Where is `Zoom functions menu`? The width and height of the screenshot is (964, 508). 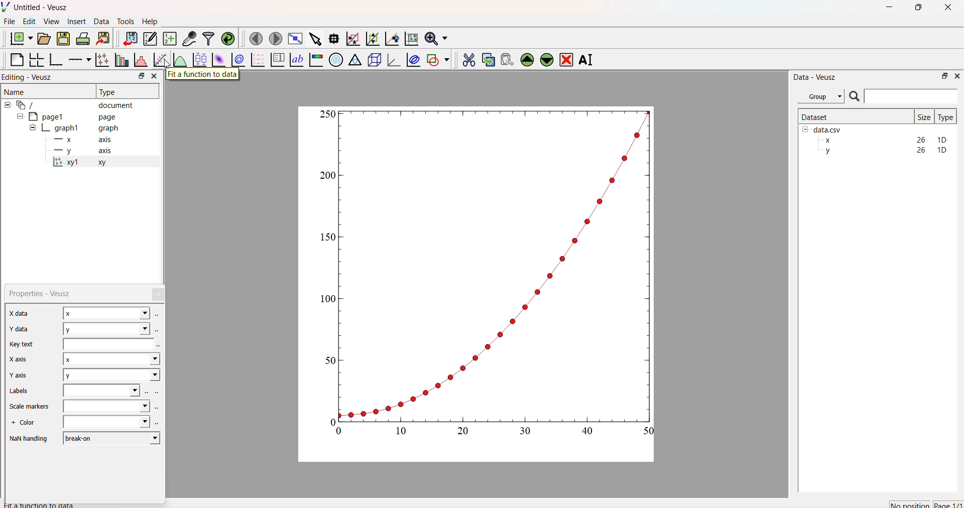 Zoom functions menu is located at coordinates (435, 37).